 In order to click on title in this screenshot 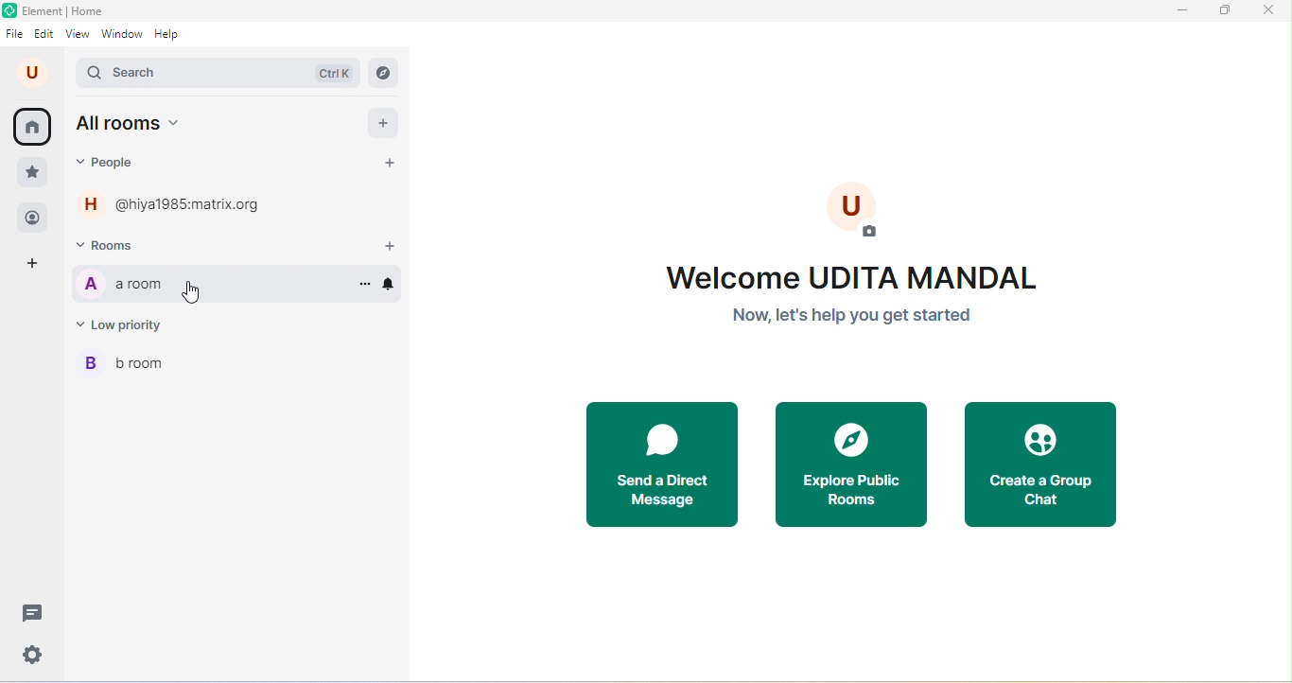, I will do `click(56, 11)`.